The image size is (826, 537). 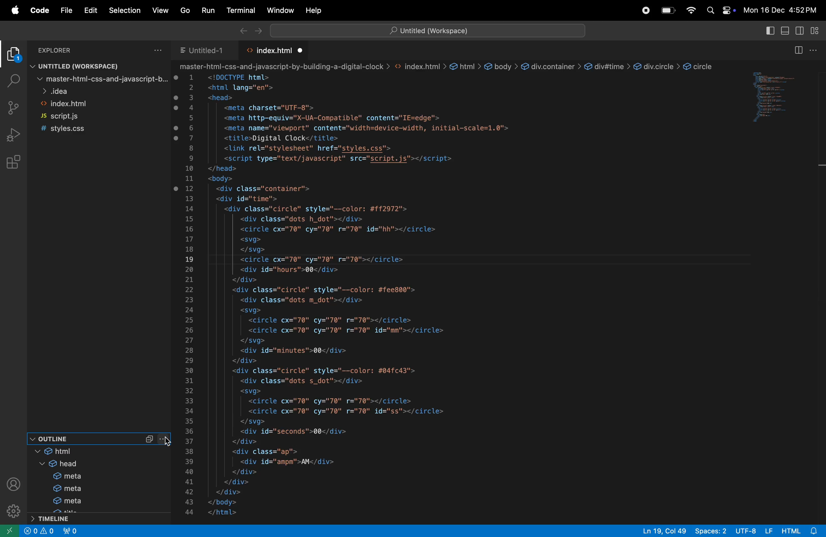 What do you see at coordinates (693, 10) in the screenshot?
I see `wifi` at bounding box center [693, 10].